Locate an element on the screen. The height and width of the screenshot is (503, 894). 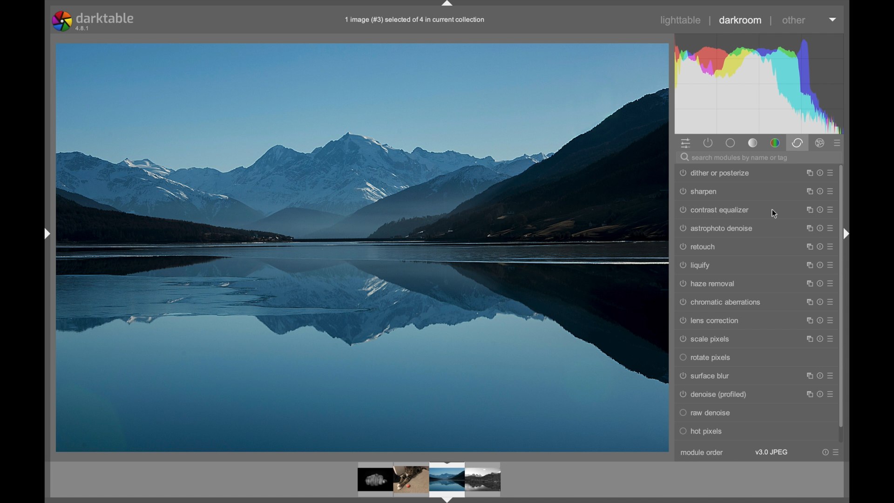
retouch is located at coordinates (698, 246).